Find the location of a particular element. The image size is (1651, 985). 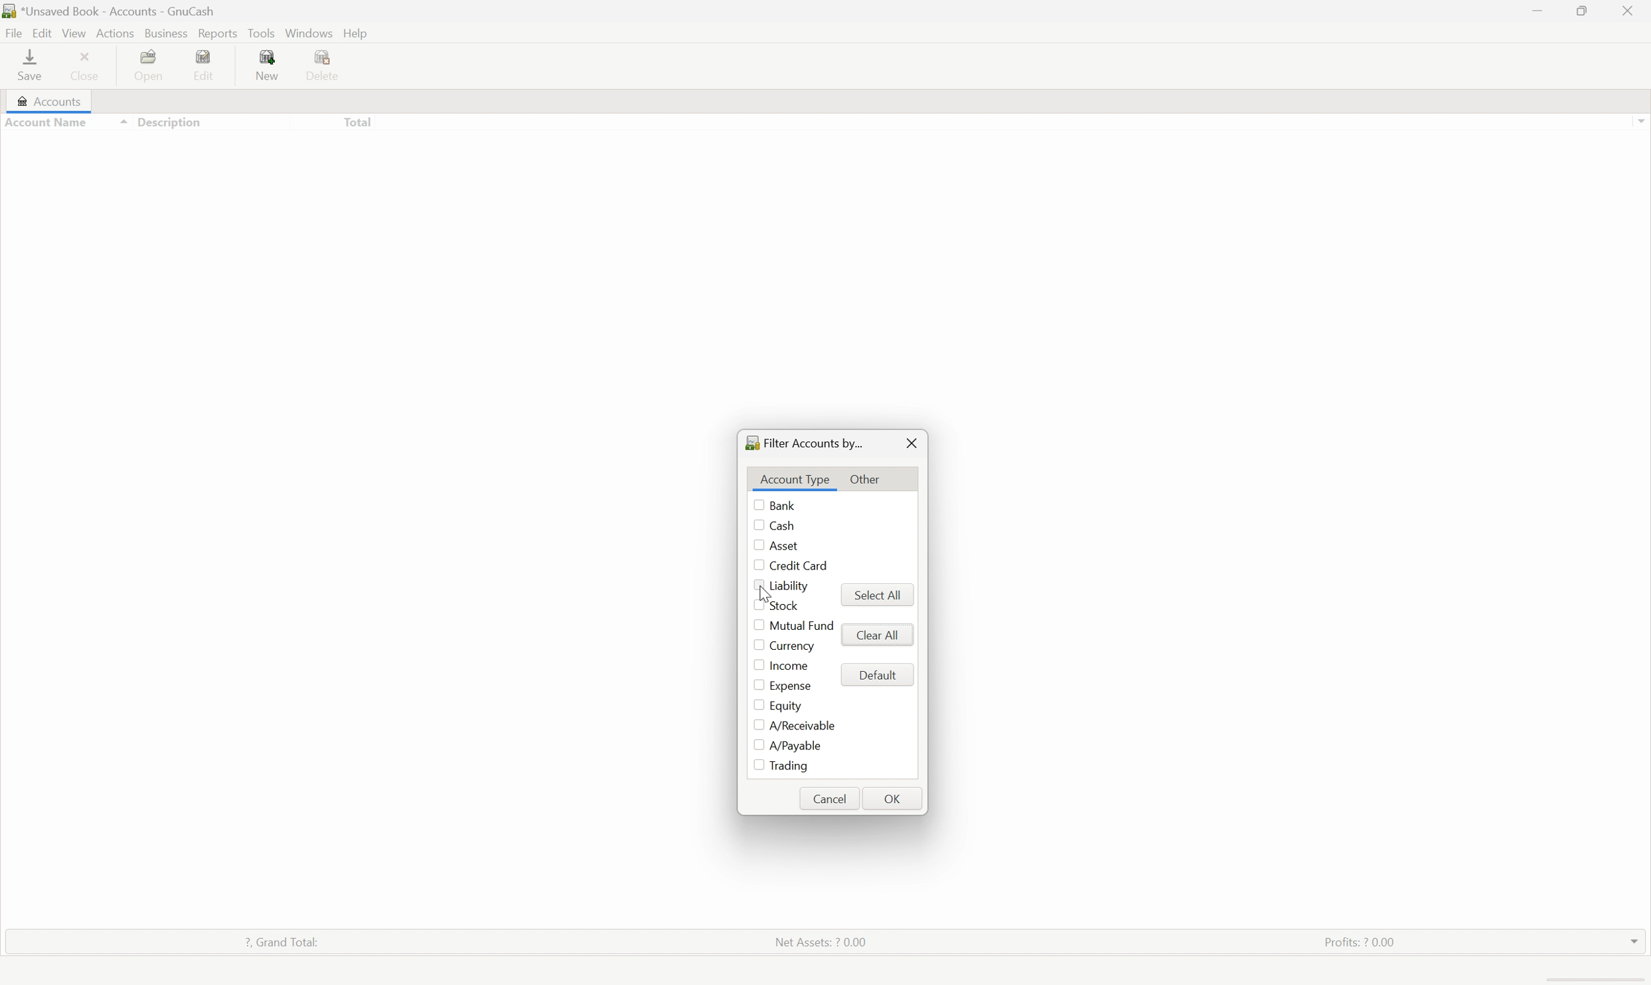

Income is located at coordinates (40, 200).